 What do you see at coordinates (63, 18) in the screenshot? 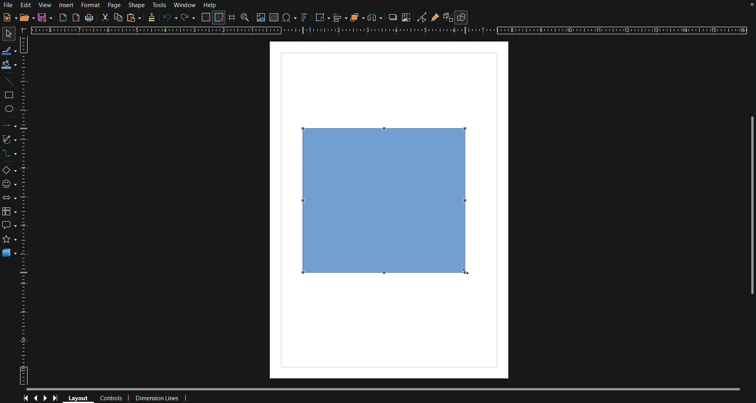
I see `Export` at bounding box center [63, 18].